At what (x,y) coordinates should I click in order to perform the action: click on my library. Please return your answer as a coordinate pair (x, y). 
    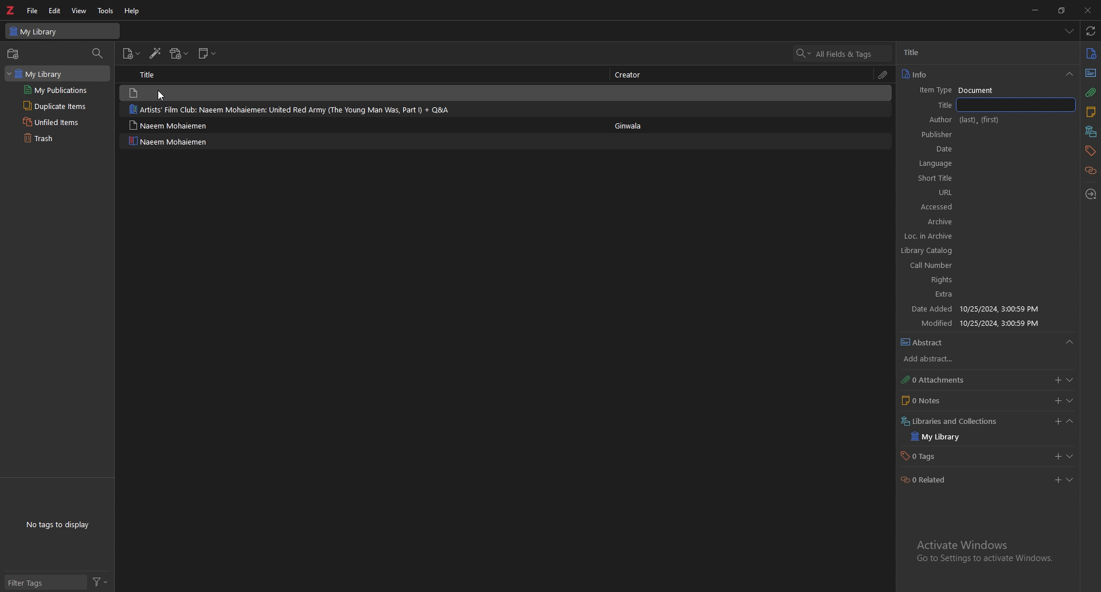
    Looking at the image, I should click on (63, 31).